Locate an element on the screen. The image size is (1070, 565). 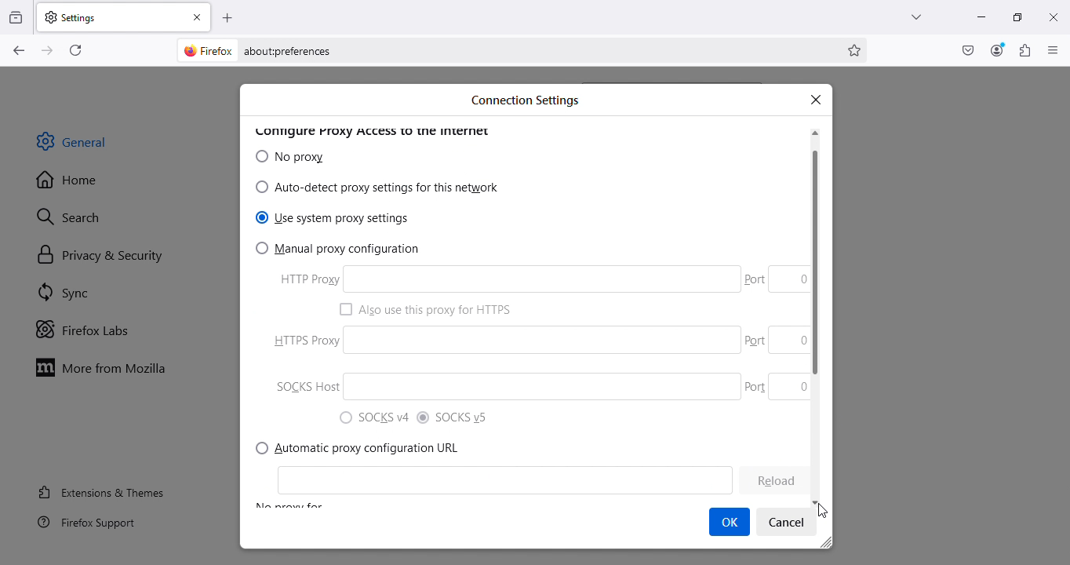
Cursor is located at coordinates (728, 522).